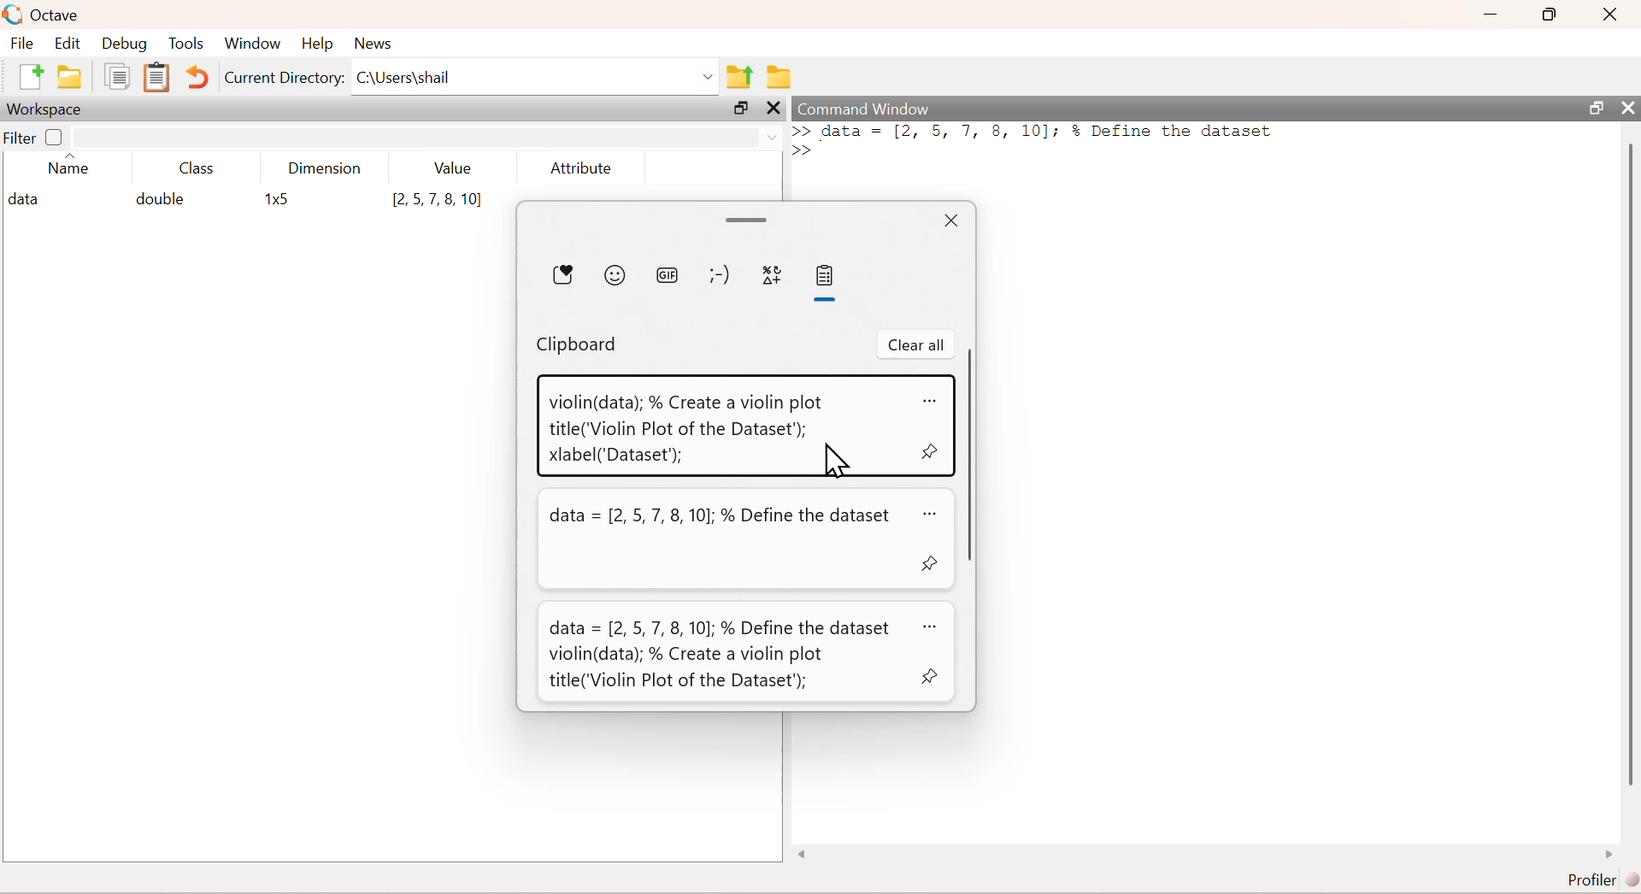  What do you see at coordinates (709, 77) in the screenshot?
I see `Drop-down ` at bounding box center [709, 77].